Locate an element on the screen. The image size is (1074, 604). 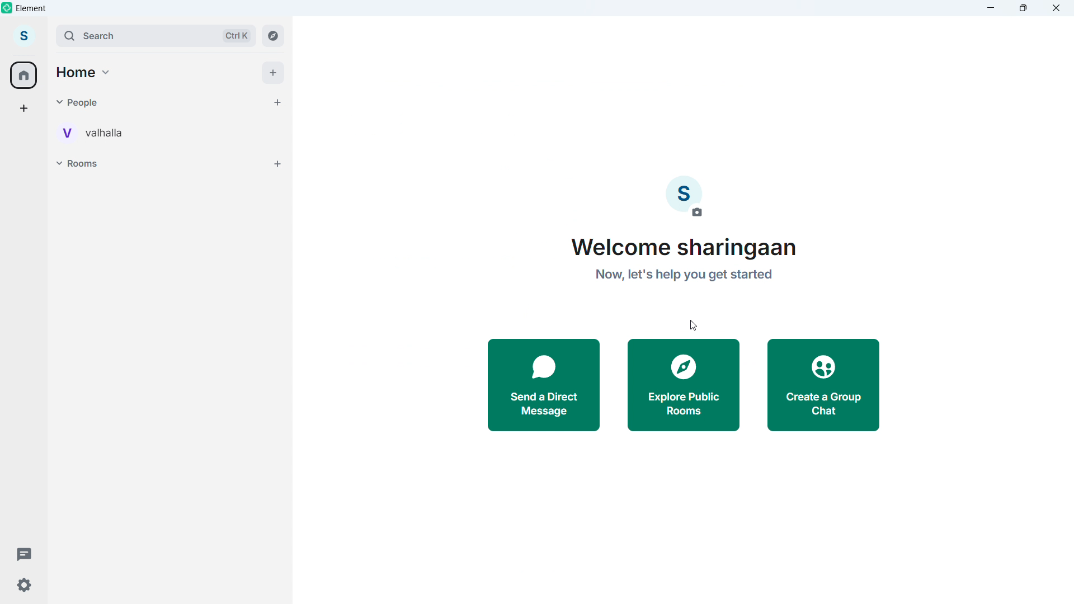
home is located at coordinates (24, 75).